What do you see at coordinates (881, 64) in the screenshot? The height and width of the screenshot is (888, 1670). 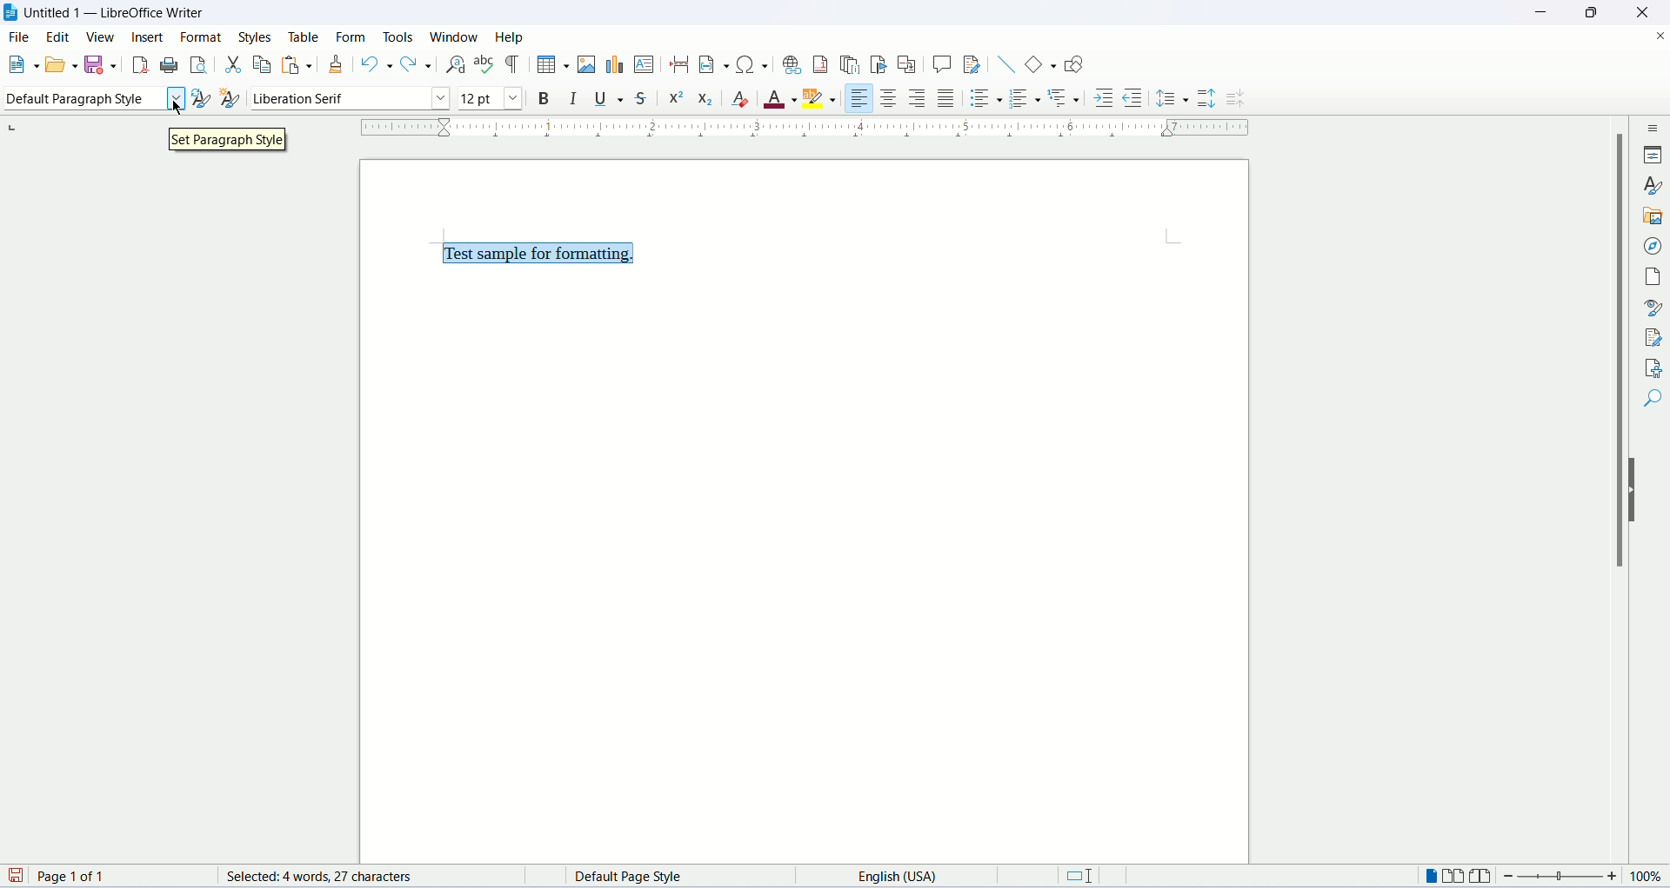 I see `insert bookmark` at bounding box center [881, 64].